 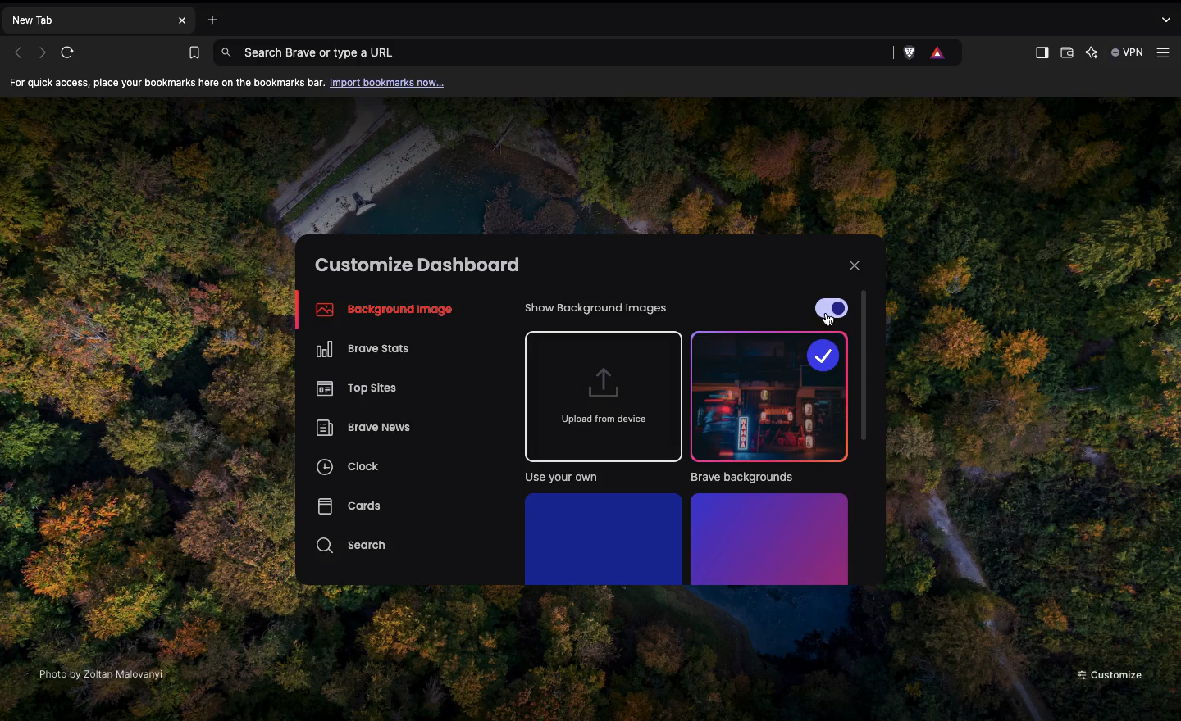 What do you see at coordinates (1040, 53) in the screenshot?
I see `Sidebar` at bounding box center [1040, 53].